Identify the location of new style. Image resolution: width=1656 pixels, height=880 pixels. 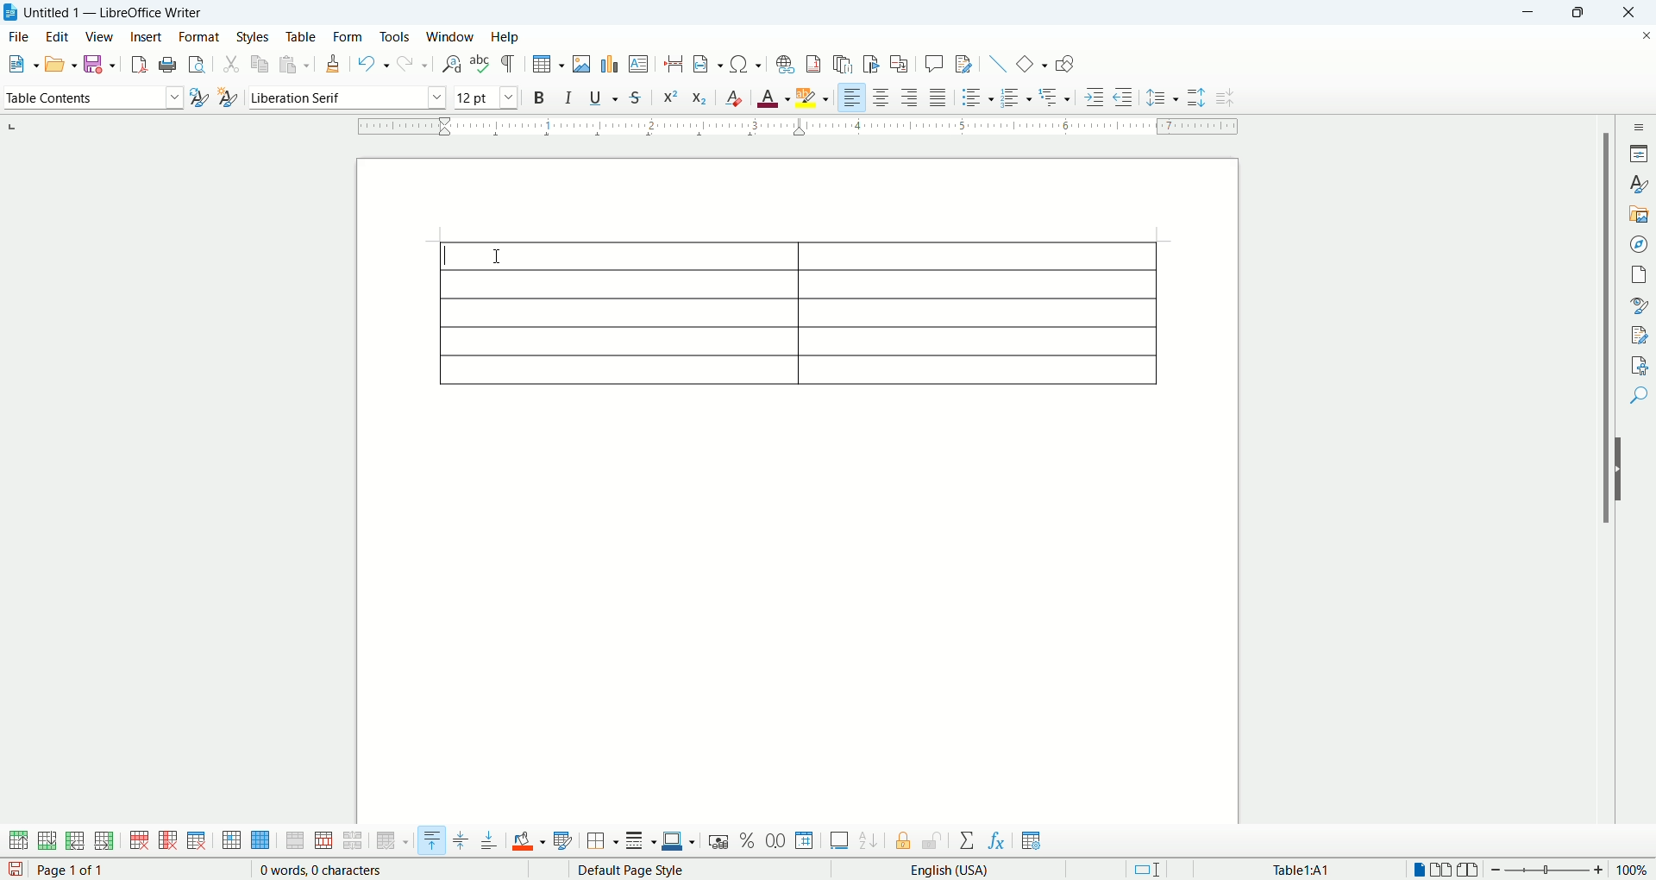
(227, 100).